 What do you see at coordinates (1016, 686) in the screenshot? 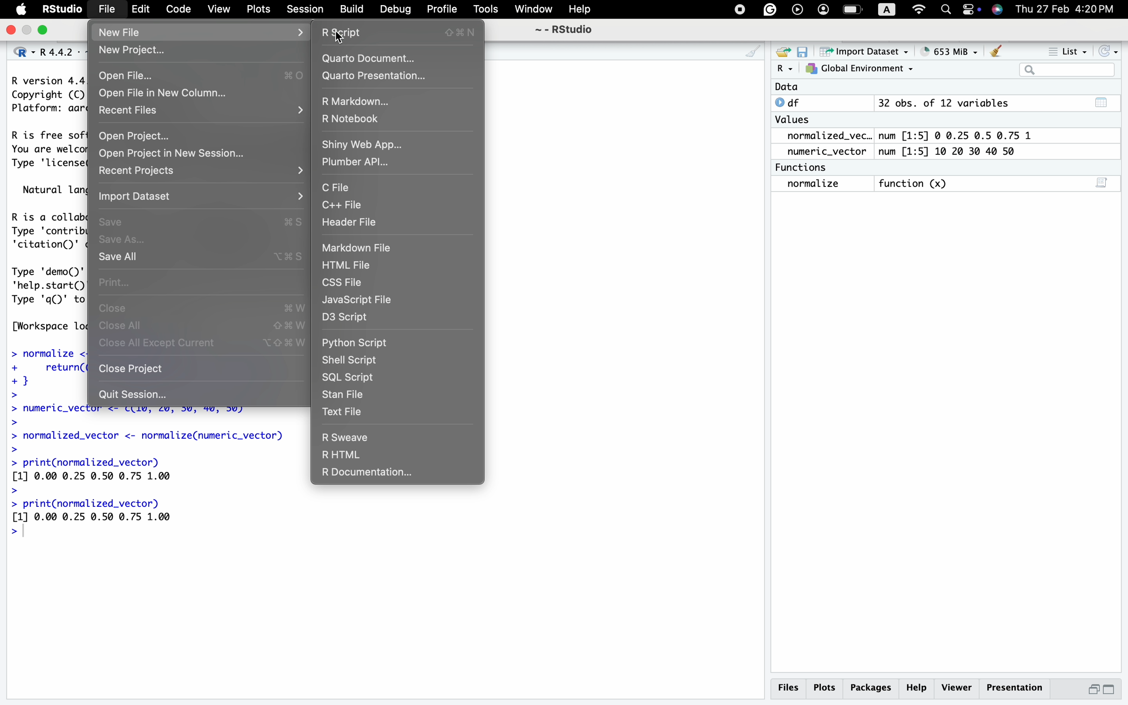
I see `Presentation` at bounding box center [1016, 686].